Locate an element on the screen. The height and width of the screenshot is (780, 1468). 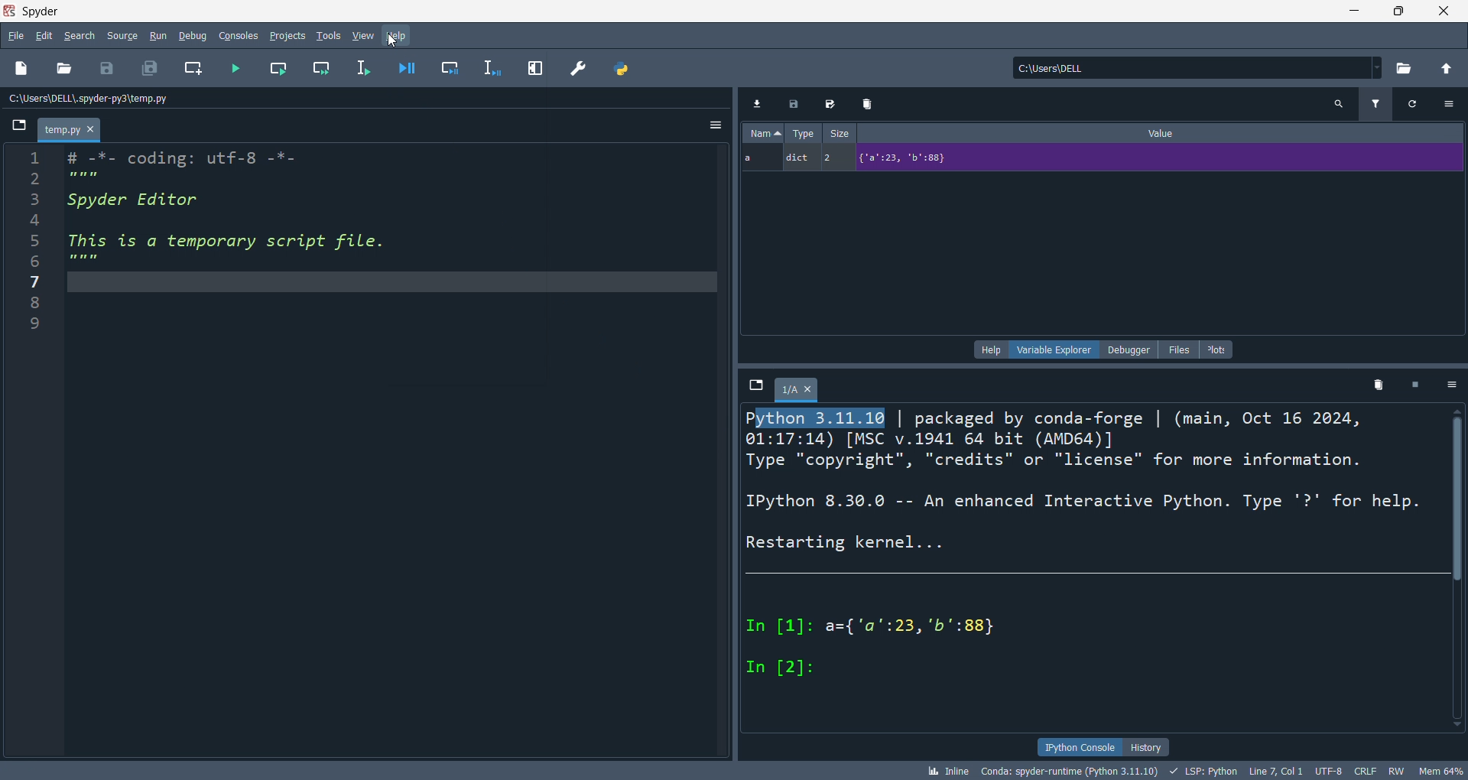
Delete is located at coordinates (1379, 384).